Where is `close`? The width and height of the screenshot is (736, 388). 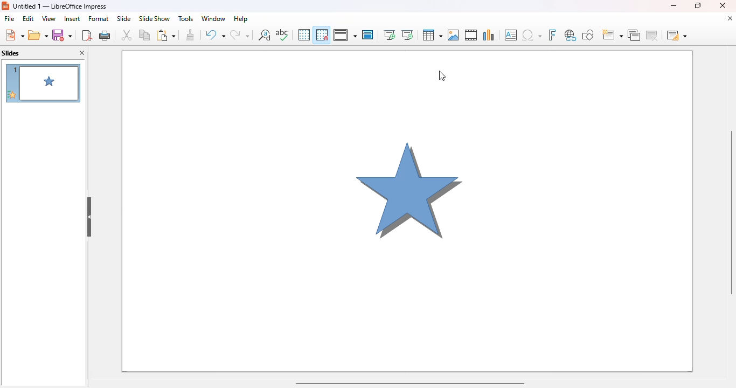
close is located at coordinates (723, 5).